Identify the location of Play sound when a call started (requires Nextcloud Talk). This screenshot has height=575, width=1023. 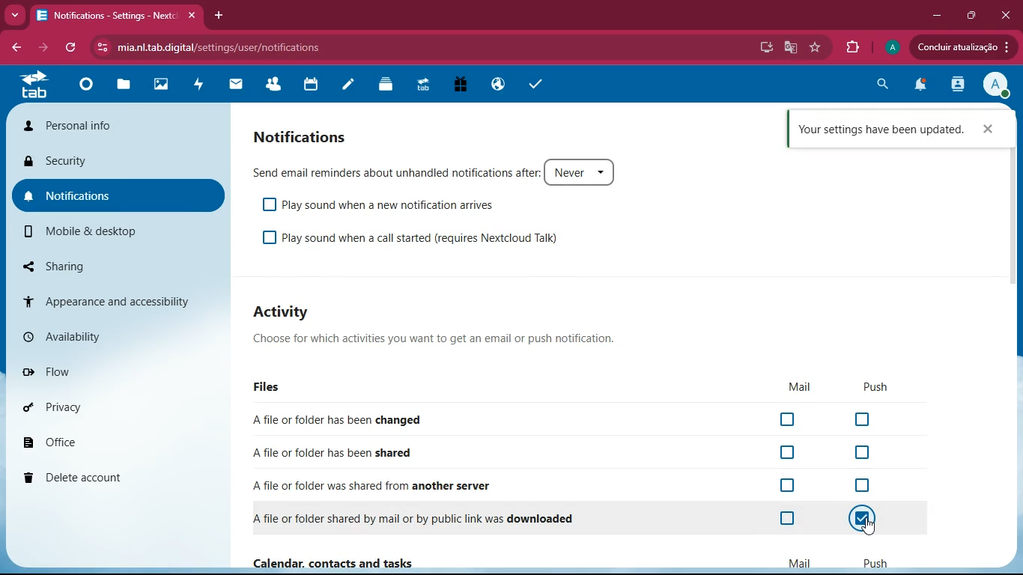
(410, 239).